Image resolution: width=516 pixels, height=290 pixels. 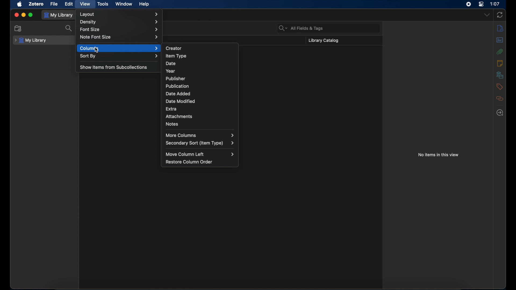 I want to click on help, so click(x=145, y=4).